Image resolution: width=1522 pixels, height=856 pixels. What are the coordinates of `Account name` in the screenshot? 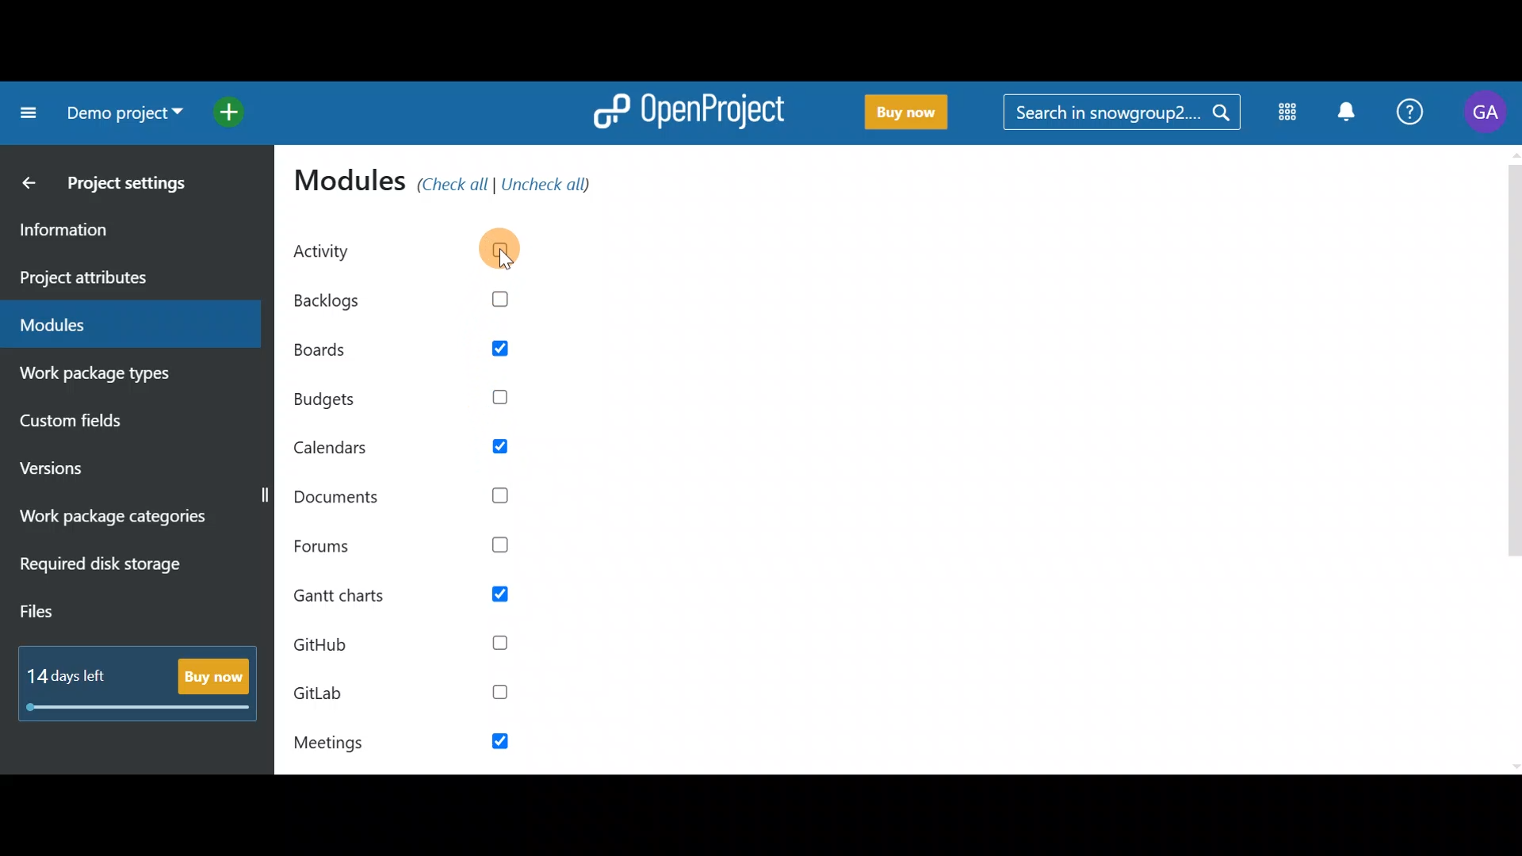 It's located at (1483, 116).